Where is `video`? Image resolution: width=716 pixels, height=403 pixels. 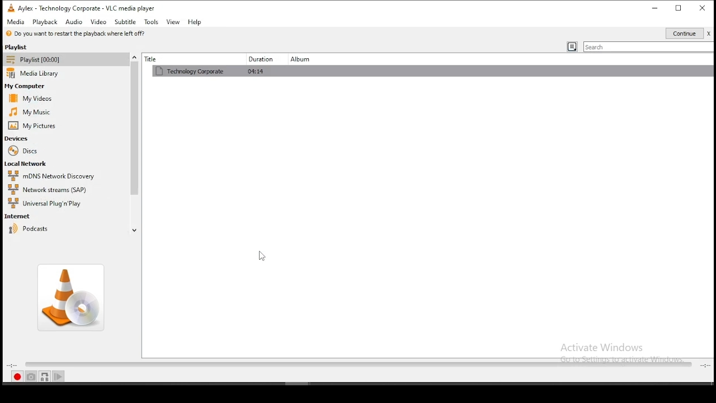
video is located at coordinates (99, 22).